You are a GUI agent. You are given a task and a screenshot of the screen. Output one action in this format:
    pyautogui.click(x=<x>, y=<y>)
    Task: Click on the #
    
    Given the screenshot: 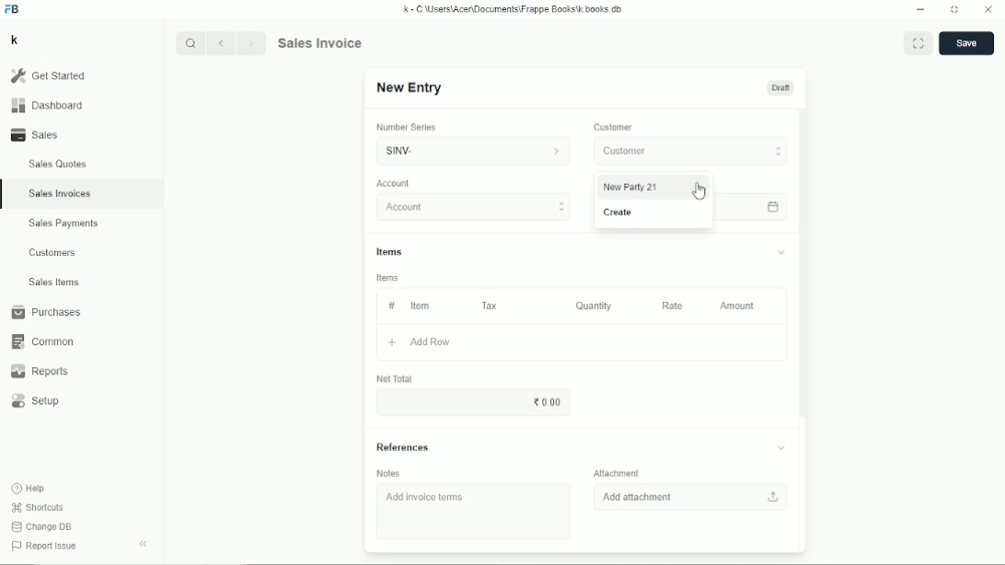 What is the action you would take?
    pyautogui.click(x=390, y=306)
    